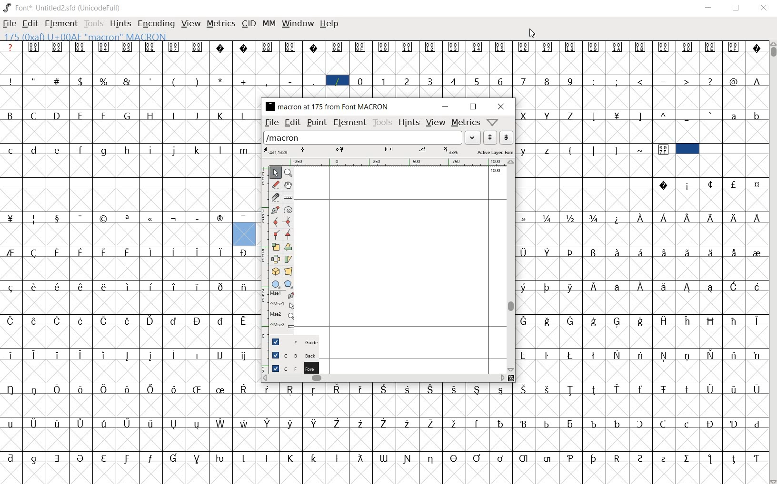  Describe the element at coordinates (287, 260) in the screenshot. I see `skew` at that location.